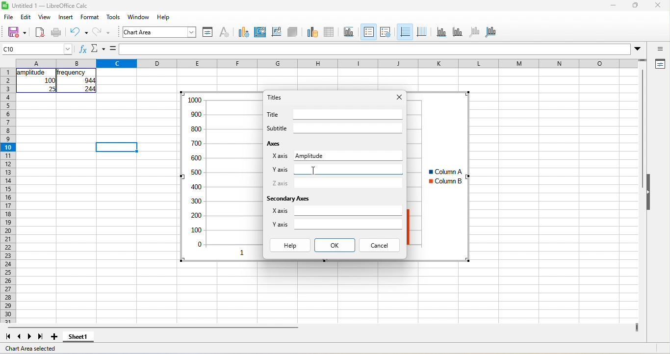 The width and height of the screenshot is (670, 354). Describe the element at coordinates (613, 5) in the screenshot. I see `minimize` at that location.